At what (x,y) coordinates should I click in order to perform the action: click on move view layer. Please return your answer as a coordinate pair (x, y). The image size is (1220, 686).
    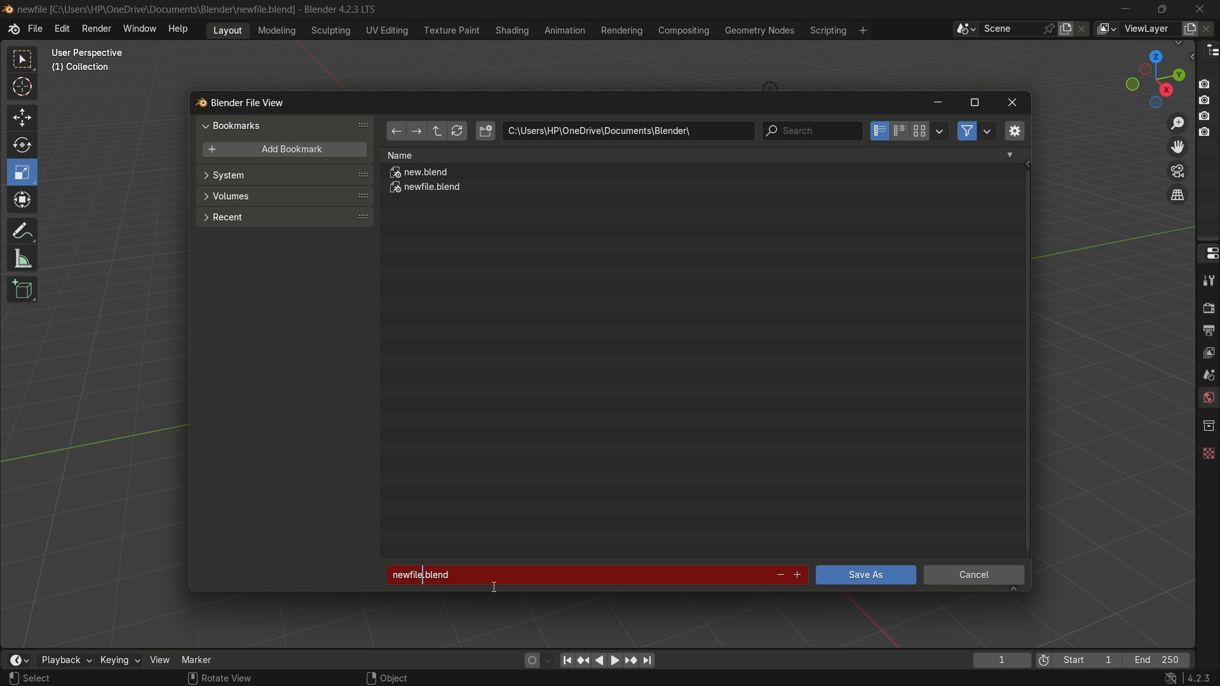
    Looking at the image, I should click on (1177, 146).